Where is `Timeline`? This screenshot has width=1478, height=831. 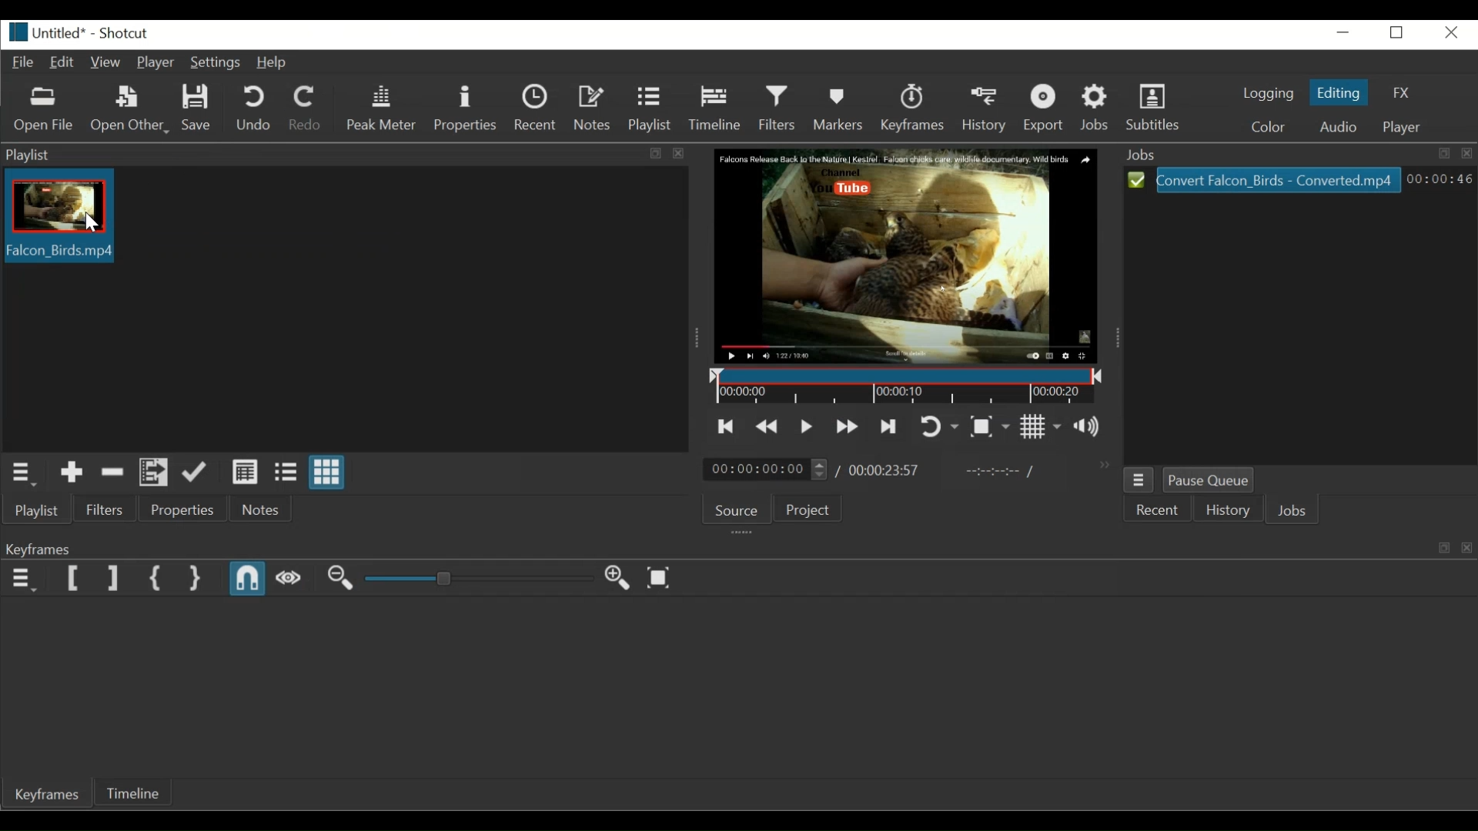
Timeline is located at coordinates (143, 793).